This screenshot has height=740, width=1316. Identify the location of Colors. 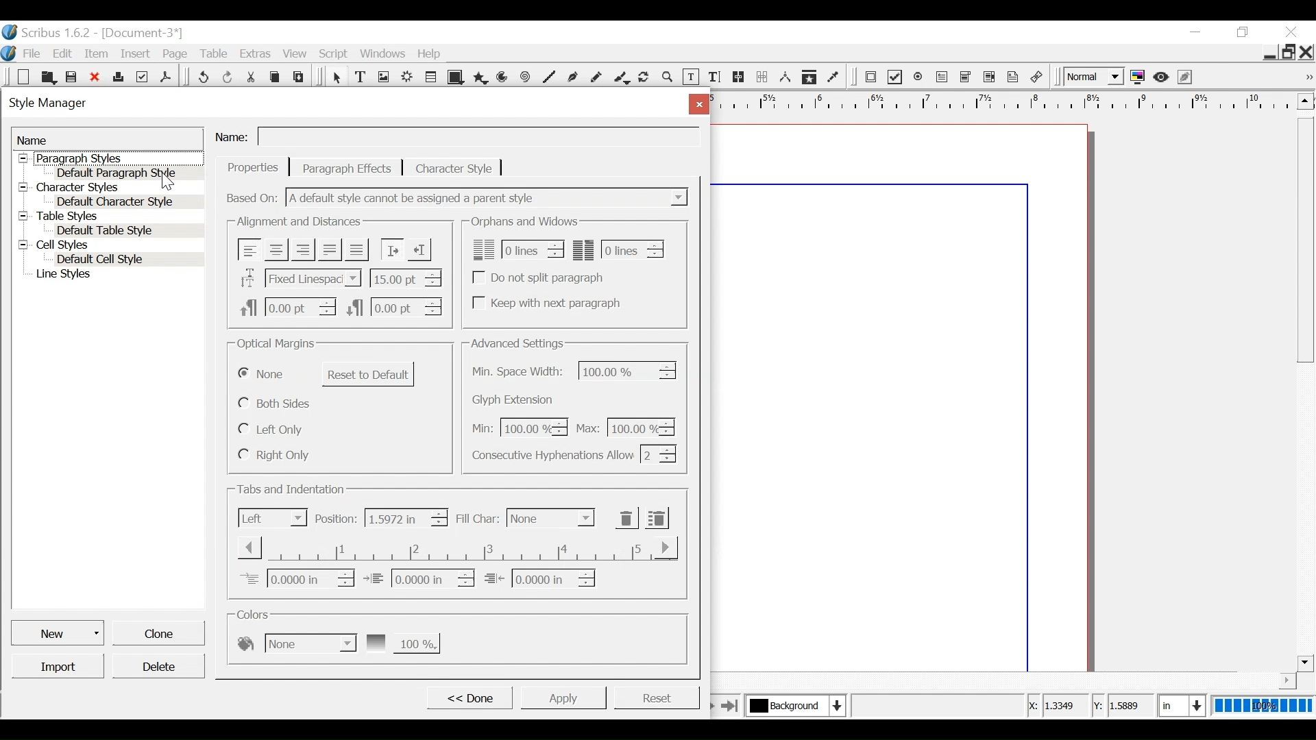
(256, 615).